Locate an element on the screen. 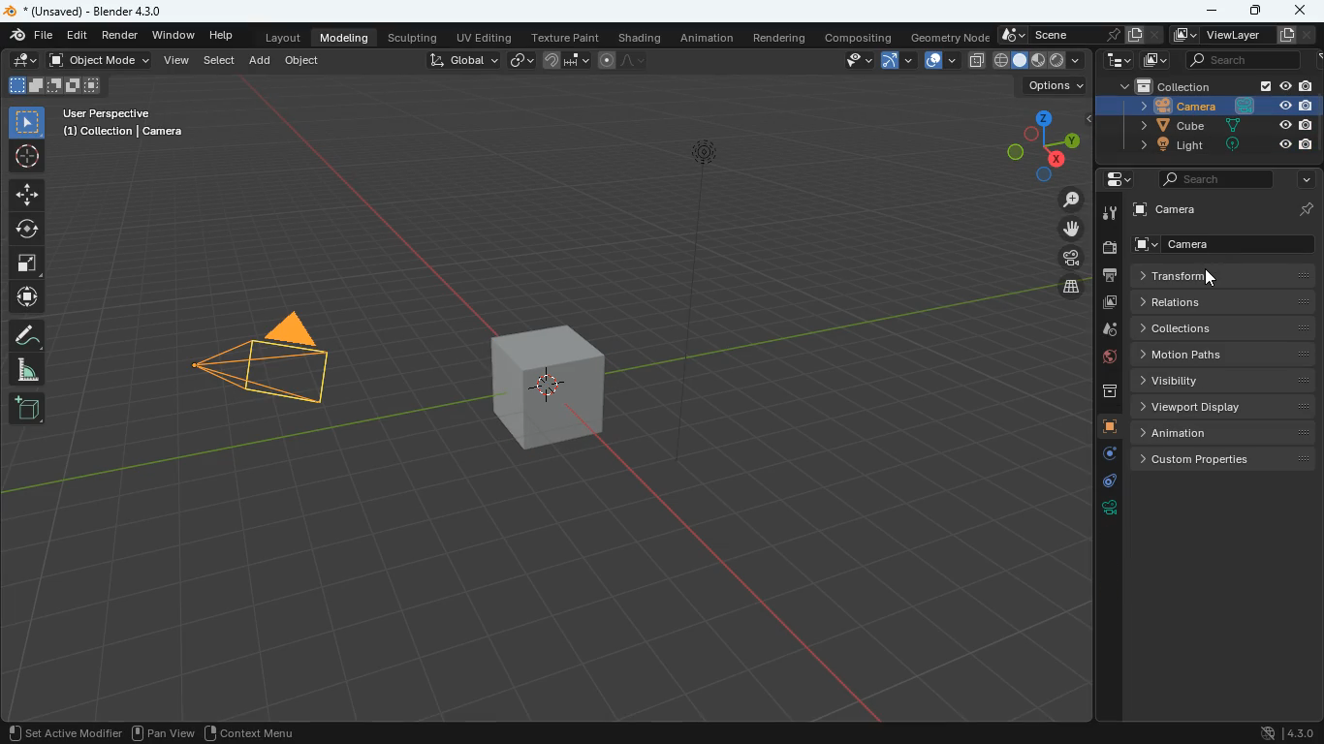 This screenshot has width=1324, height=744. image is located at coordinates (1151, 61).